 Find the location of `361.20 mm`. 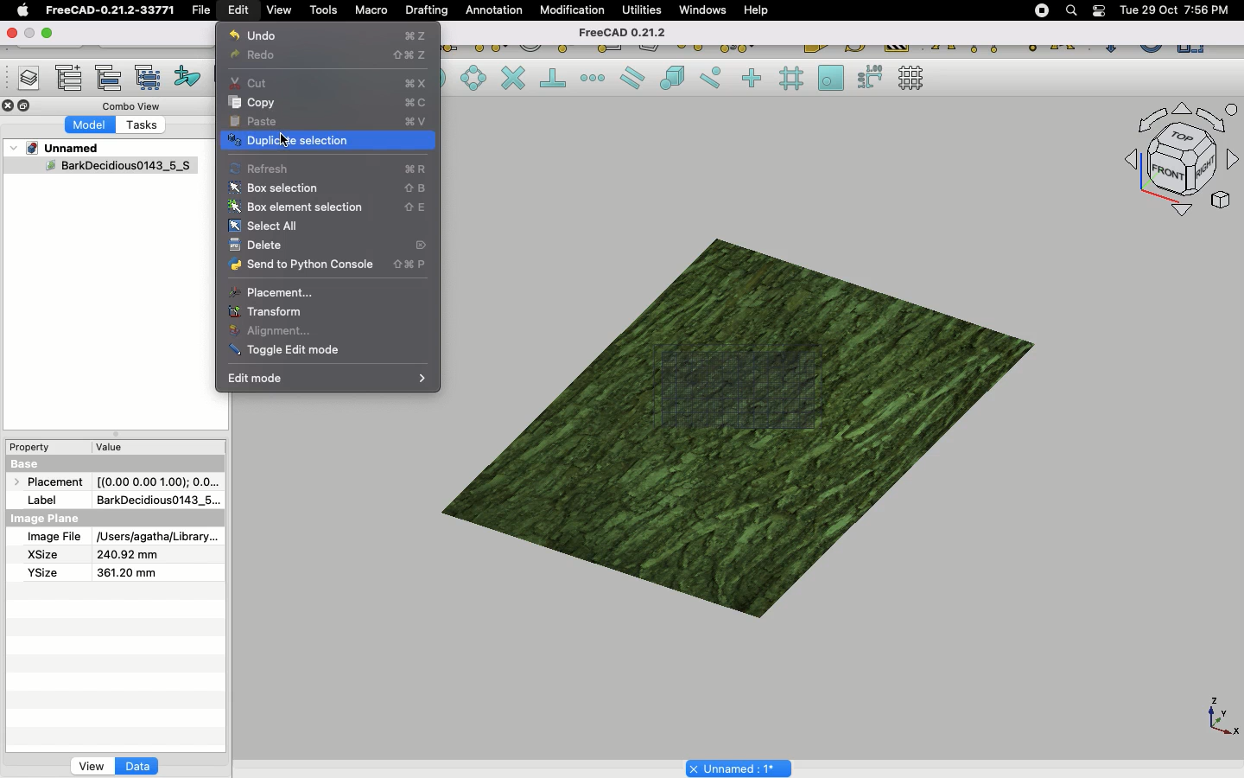

361.20 mm is located at coordinates (124, 572).